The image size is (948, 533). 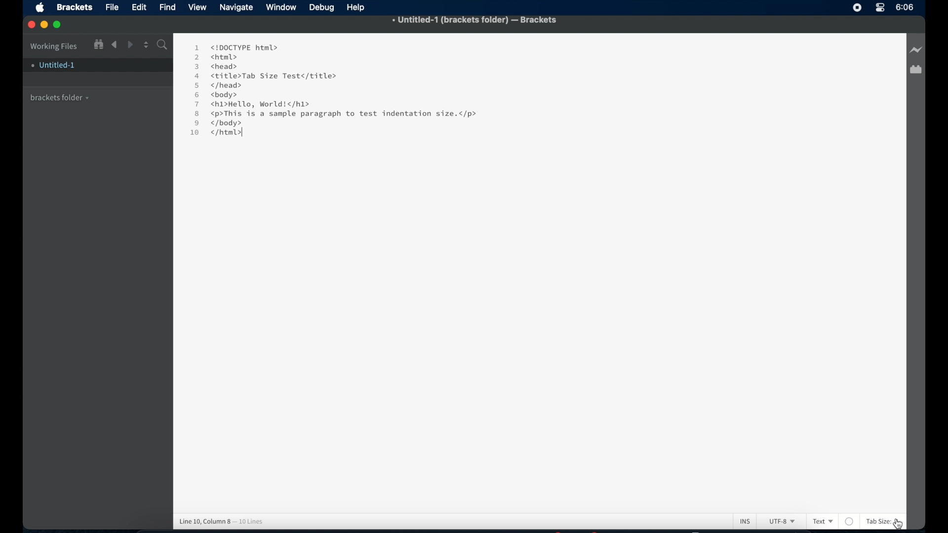 What do you see at coordinates (54, 45) in the screenshot?
I see `Working Files` at bounding box center [54, 45].